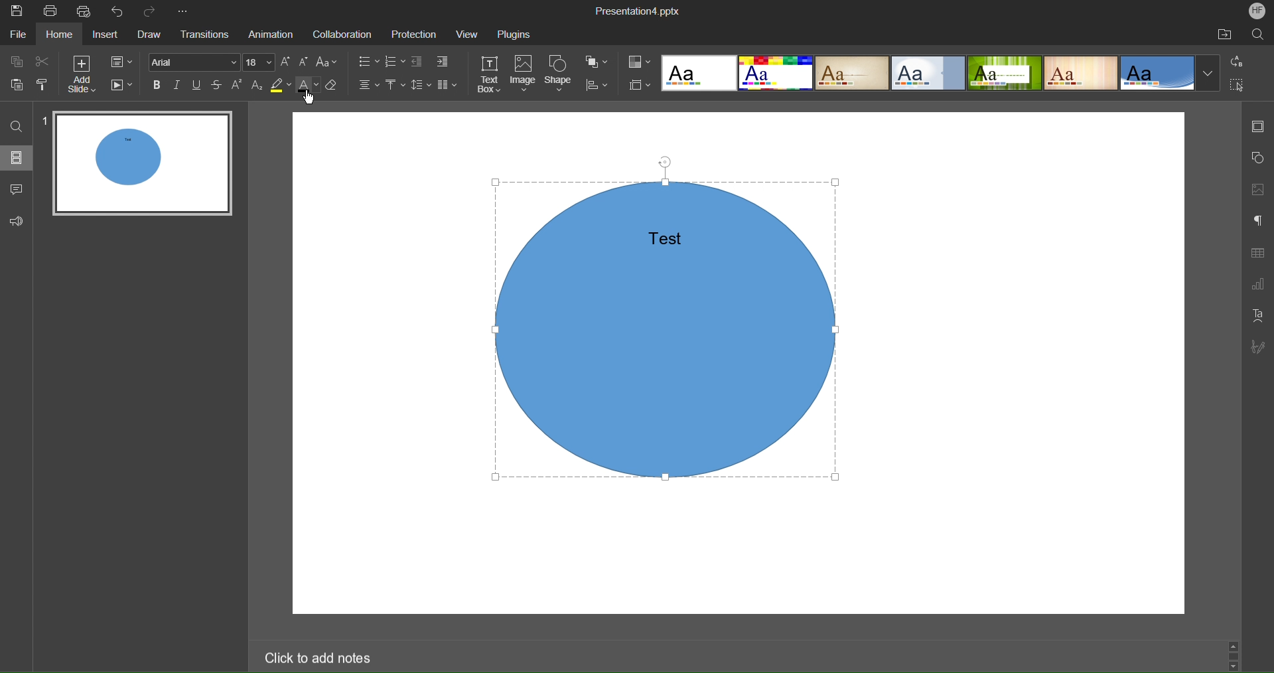 The width and height of the screenshot is (1274, 673). I want to click on Search, so click(1257, 34).